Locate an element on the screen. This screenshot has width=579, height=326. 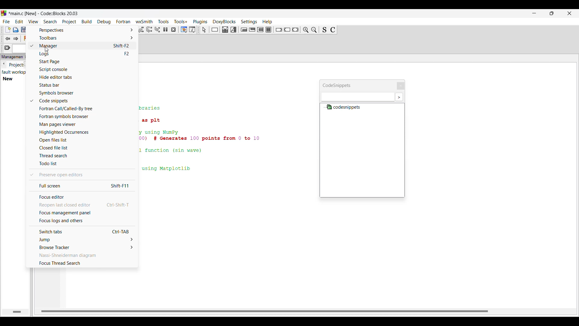
Manager is located at coordinates (86, 46).